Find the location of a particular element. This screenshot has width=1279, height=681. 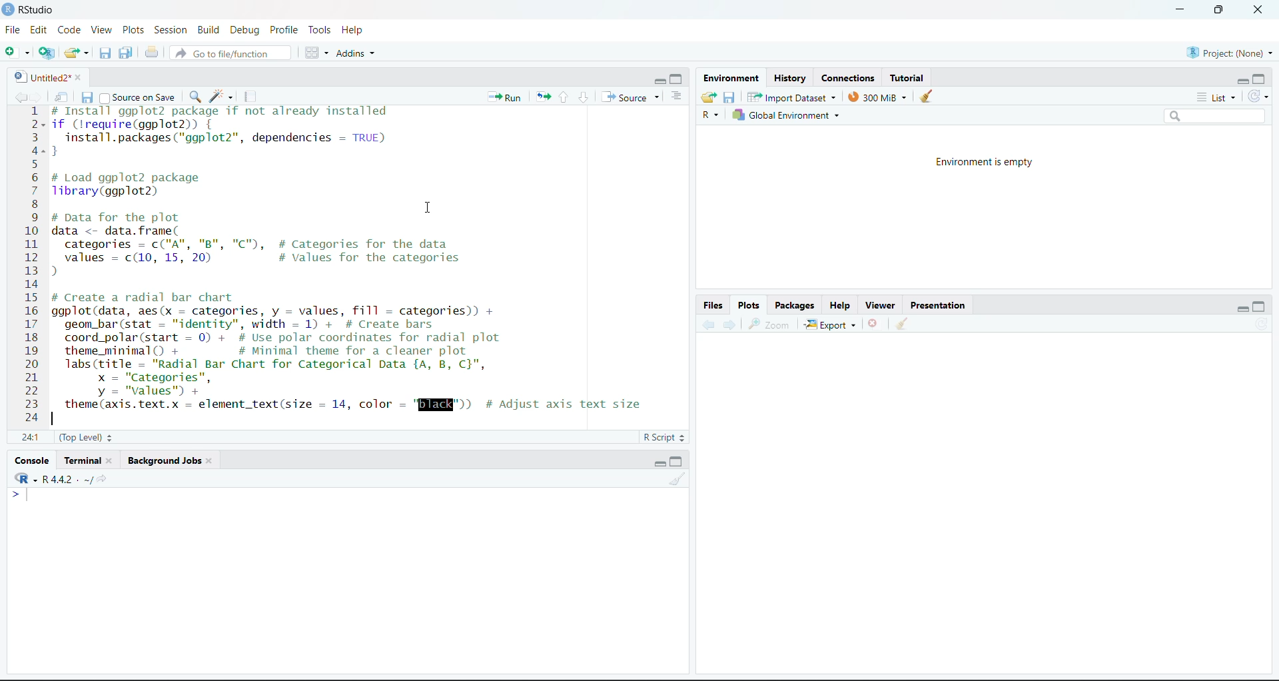

View is located at coordinates (101, 30).